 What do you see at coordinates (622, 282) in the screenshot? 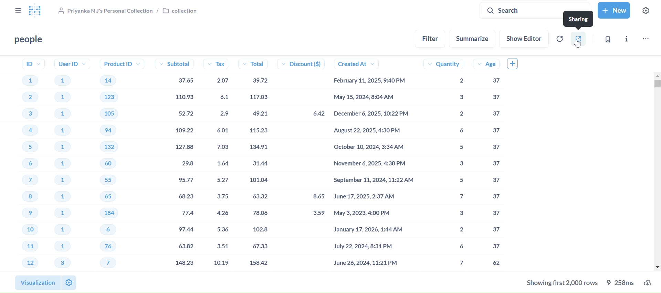
I see `258ms` at bounding box center [622, 282].